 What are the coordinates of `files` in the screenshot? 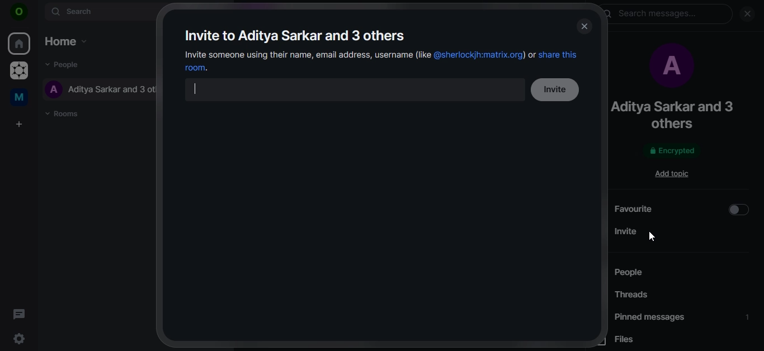 It's located at (634, 341).